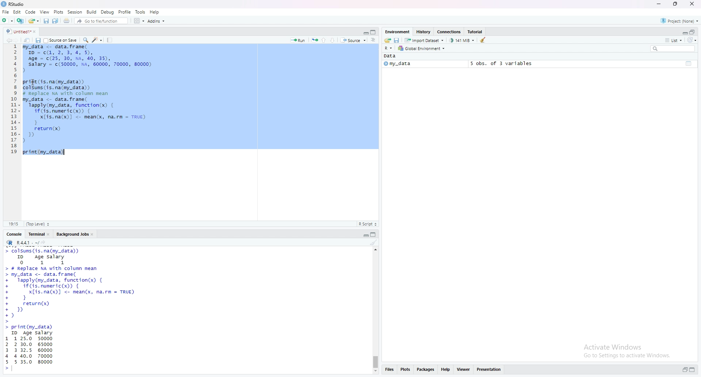 This screenshot has height=377, width=701. What do you see at coordinates (40, 223) in the screenshot?
I see `top level` at bounding box center [40, 223].